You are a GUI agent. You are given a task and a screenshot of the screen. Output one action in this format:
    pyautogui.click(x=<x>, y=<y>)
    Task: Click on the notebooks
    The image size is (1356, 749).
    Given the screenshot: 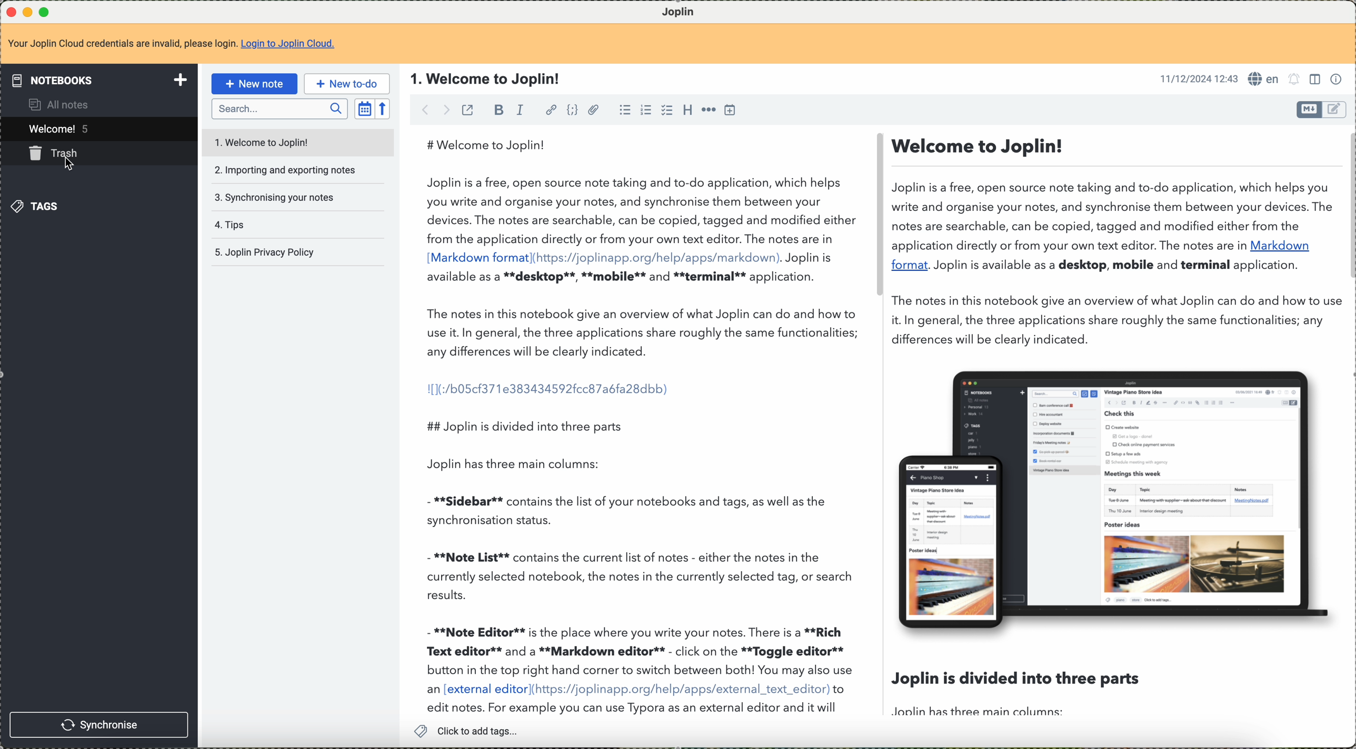 What is the action you would take?
    pyautogui.click(x=98, y=78)
    